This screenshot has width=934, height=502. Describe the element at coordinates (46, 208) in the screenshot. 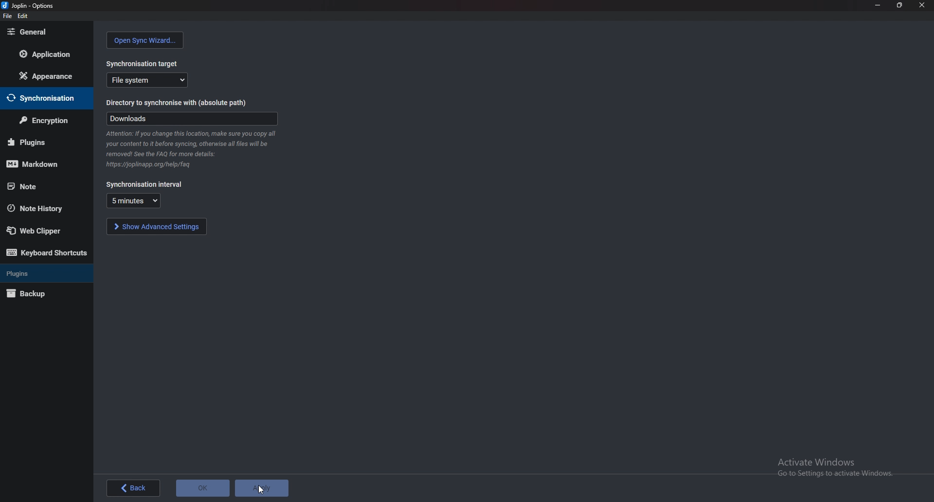

I see `Note history` at that location.